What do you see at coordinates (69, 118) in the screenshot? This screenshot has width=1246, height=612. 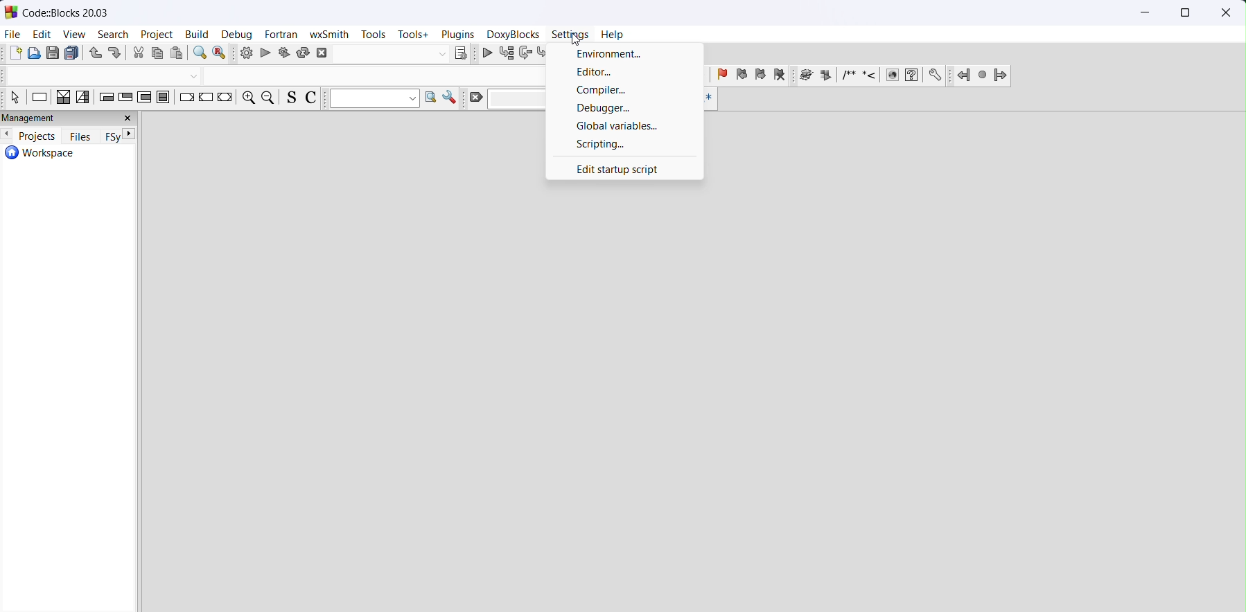 I see `management` at bounding box center [69, 118].